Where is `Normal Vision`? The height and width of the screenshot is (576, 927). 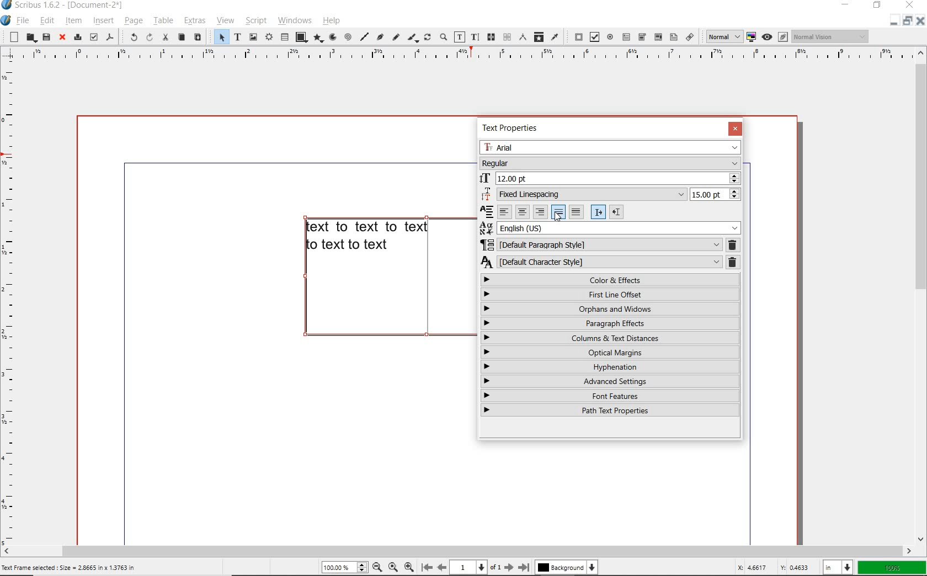 Normal Vision is located at coordinates (829, 37).